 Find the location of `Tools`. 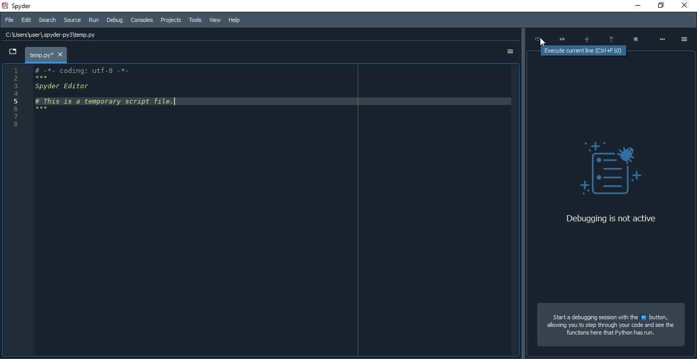

Tools is located at coordinates (194, 20).